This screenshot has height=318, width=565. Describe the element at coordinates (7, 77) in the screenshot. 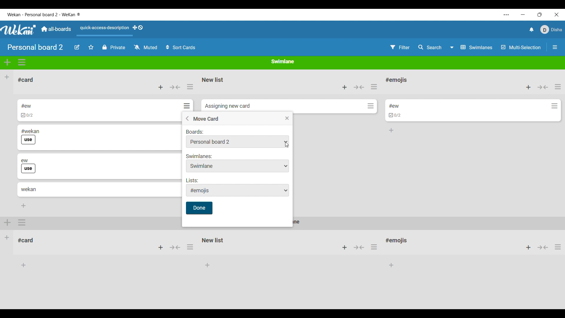

I see `Add list` at that location.